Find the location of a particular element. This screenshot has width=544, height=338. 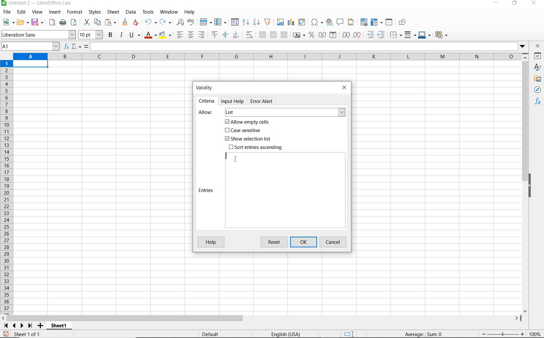

background color is located at coordinates (165, 36).